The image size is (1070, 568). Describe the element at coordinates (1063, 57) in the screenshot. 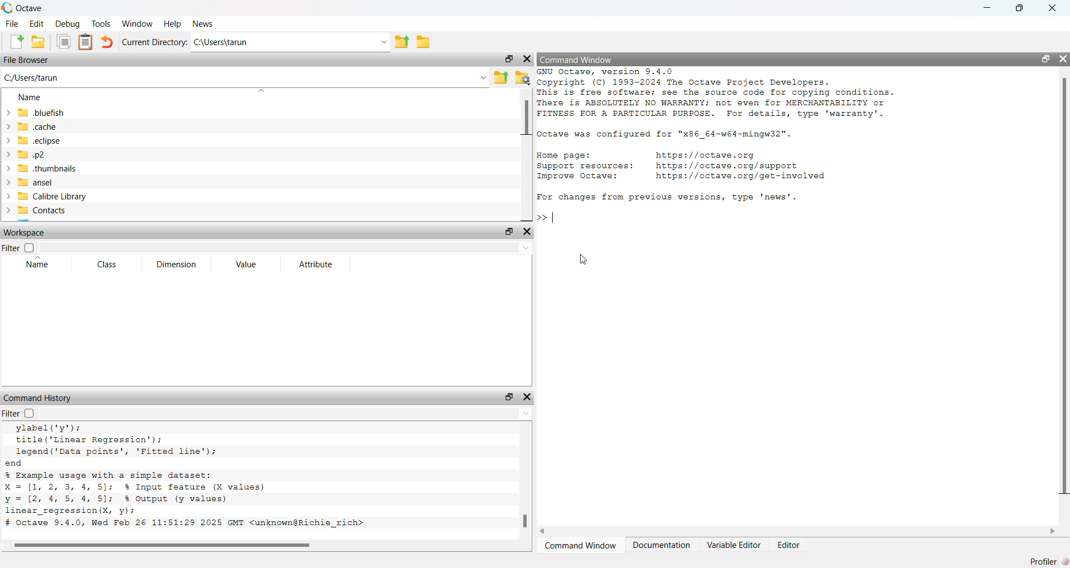

I see `hide widget` at that location.